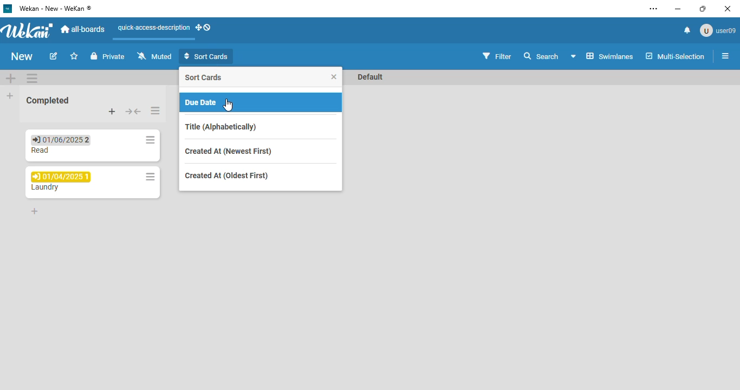 This screenshot has width=740, height=390. Describe the element at coordinates (228, 105) in the screenshot. I see `cursor` at that location.